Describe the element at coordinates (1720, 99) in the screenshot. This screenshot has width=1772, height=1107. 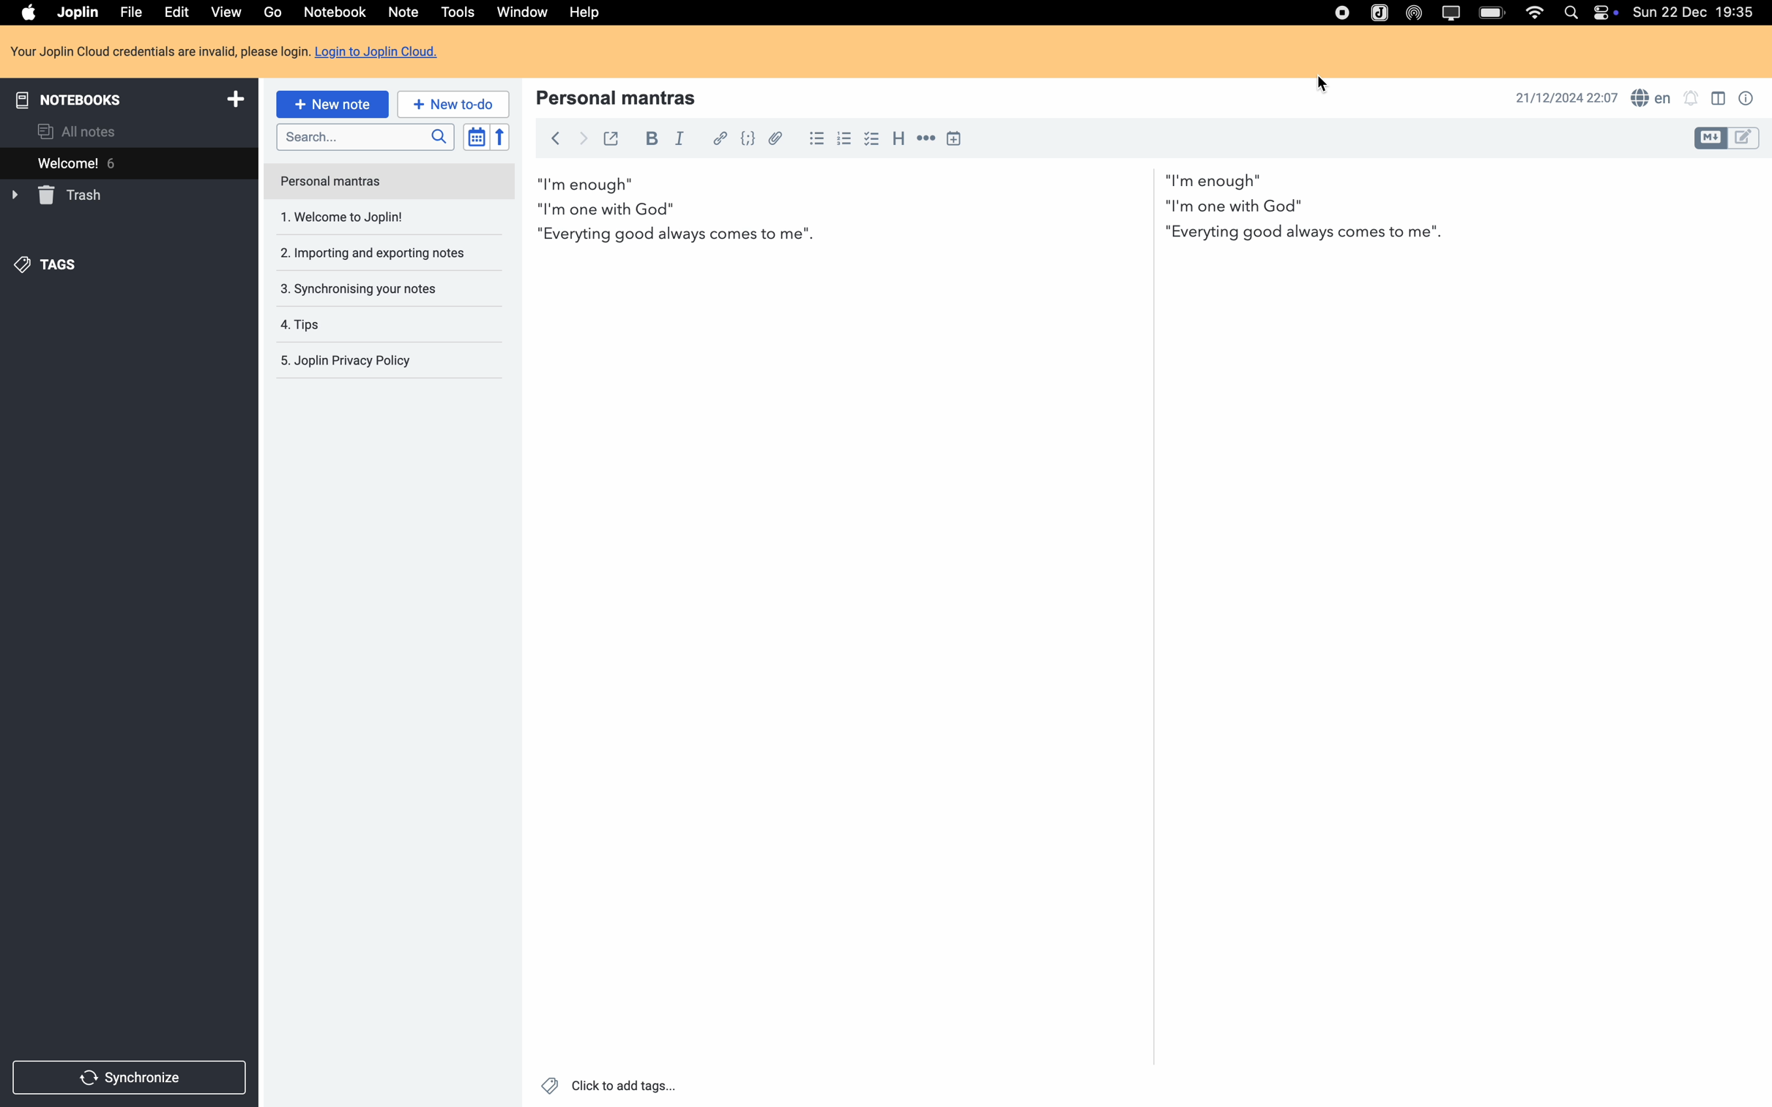
I see `toggle editor layout` at that location.